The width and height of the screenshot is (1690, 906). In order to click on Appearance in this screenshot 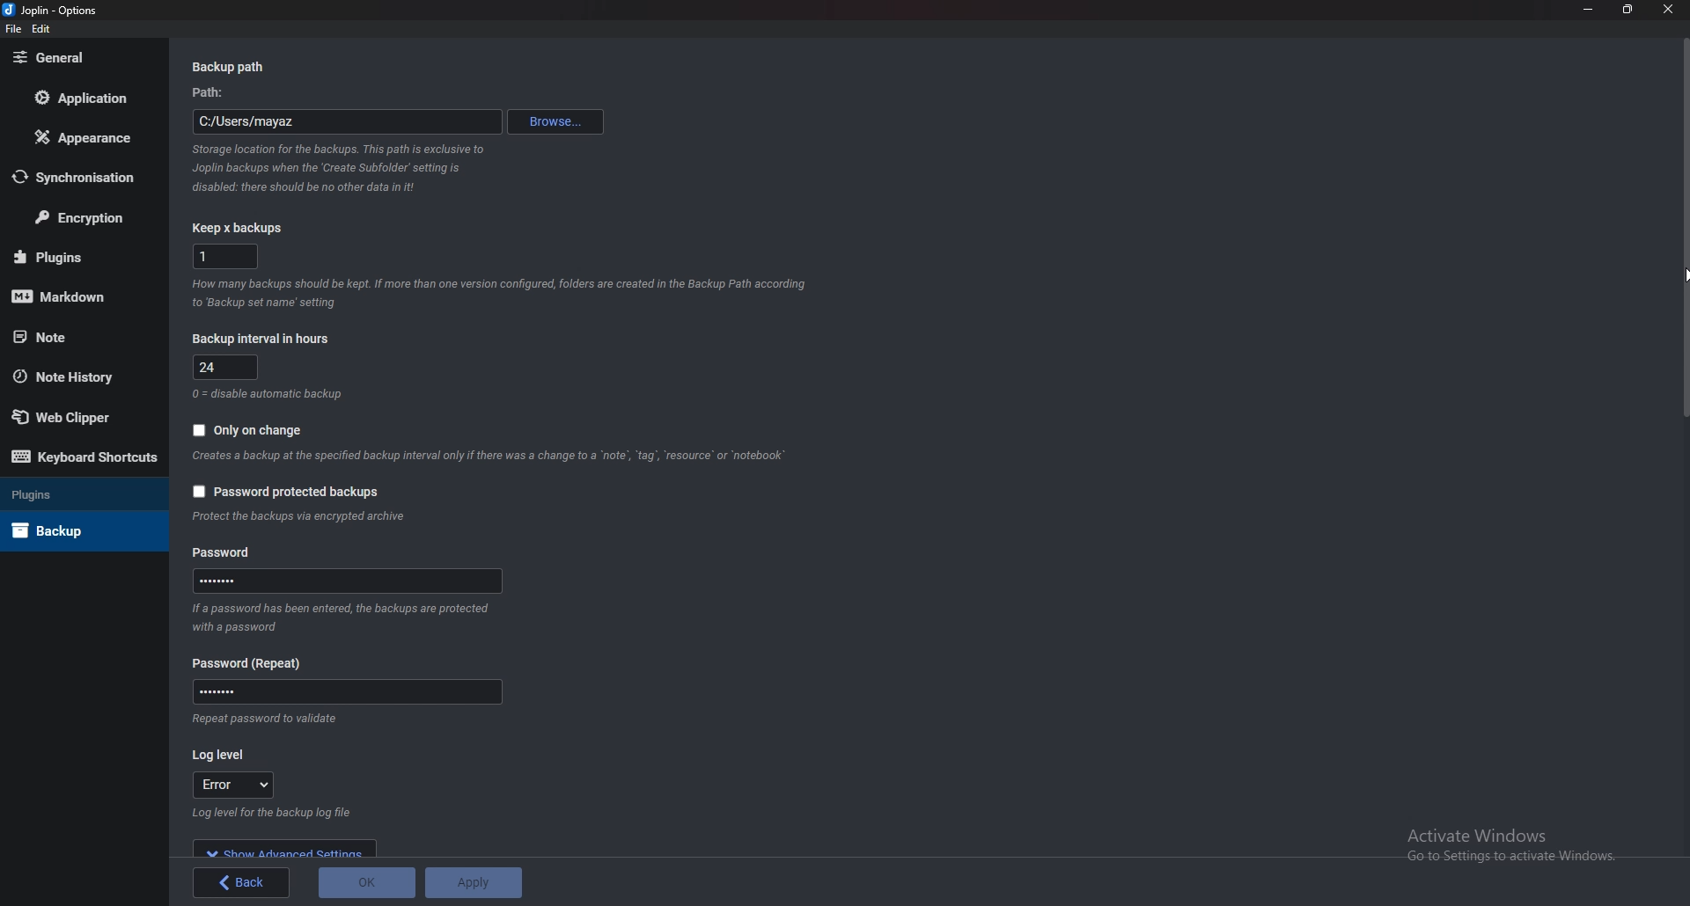, I will do `click(83, 139)`.